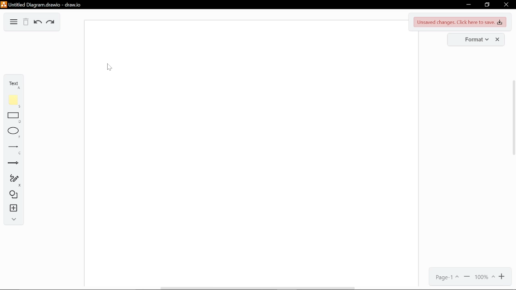 The image size is (516, 290). What do you see at coordinates (37, 23) in the screenshot?
I see `undo` at bounding box center [37, 23].